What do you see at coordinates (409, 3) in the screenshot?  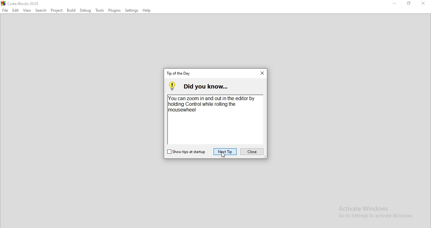 I see `Restore` at bounding box center [409, 3].